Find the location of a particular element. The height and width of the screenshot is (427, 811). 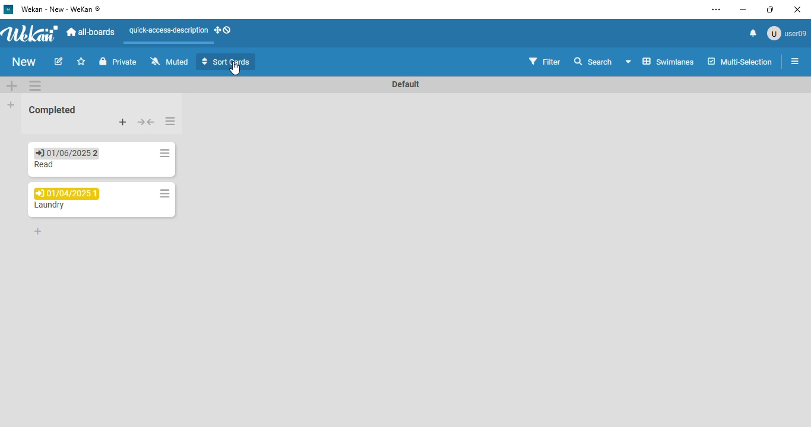

all-boards is located at coordinates (92, 32).